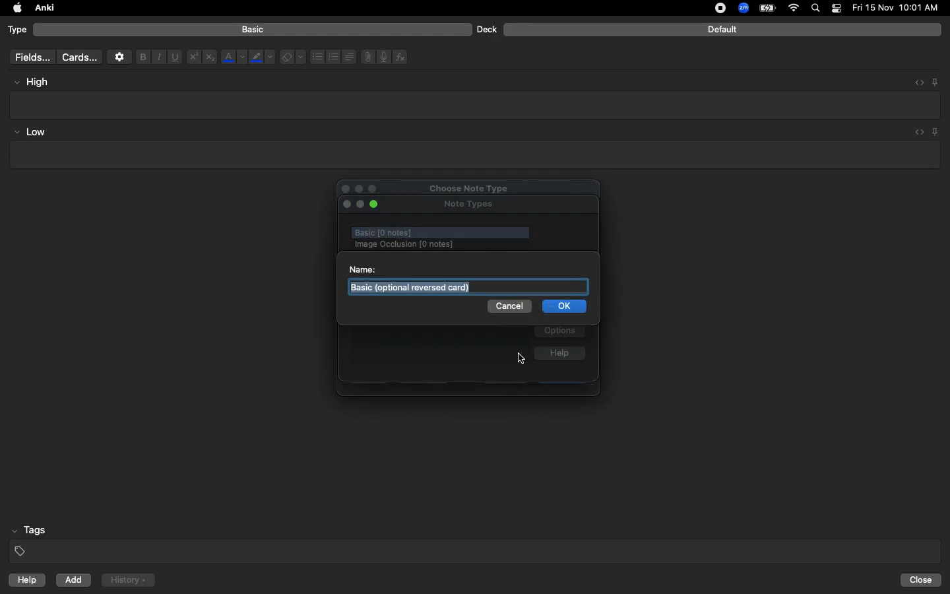 This screenshot has height=594, width=950. Describe the element at coordinates (360, 205) in the screenshot. I see `minimize` at that location.